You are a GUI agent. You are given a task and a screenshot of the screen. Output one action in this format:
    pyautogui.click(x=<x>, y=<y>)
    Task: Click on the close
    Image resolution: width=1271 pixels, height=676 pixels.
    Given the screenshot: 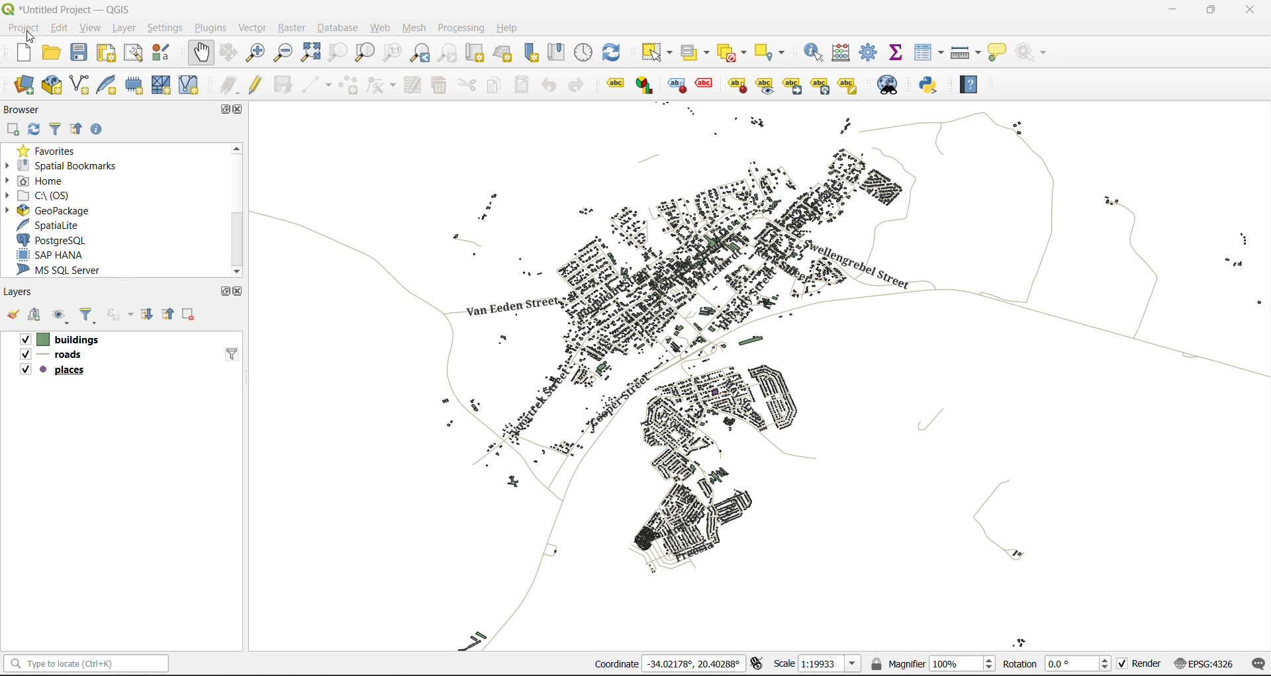 What is the action you would take?
    pyautogui.click(x=1250, y=9)
    